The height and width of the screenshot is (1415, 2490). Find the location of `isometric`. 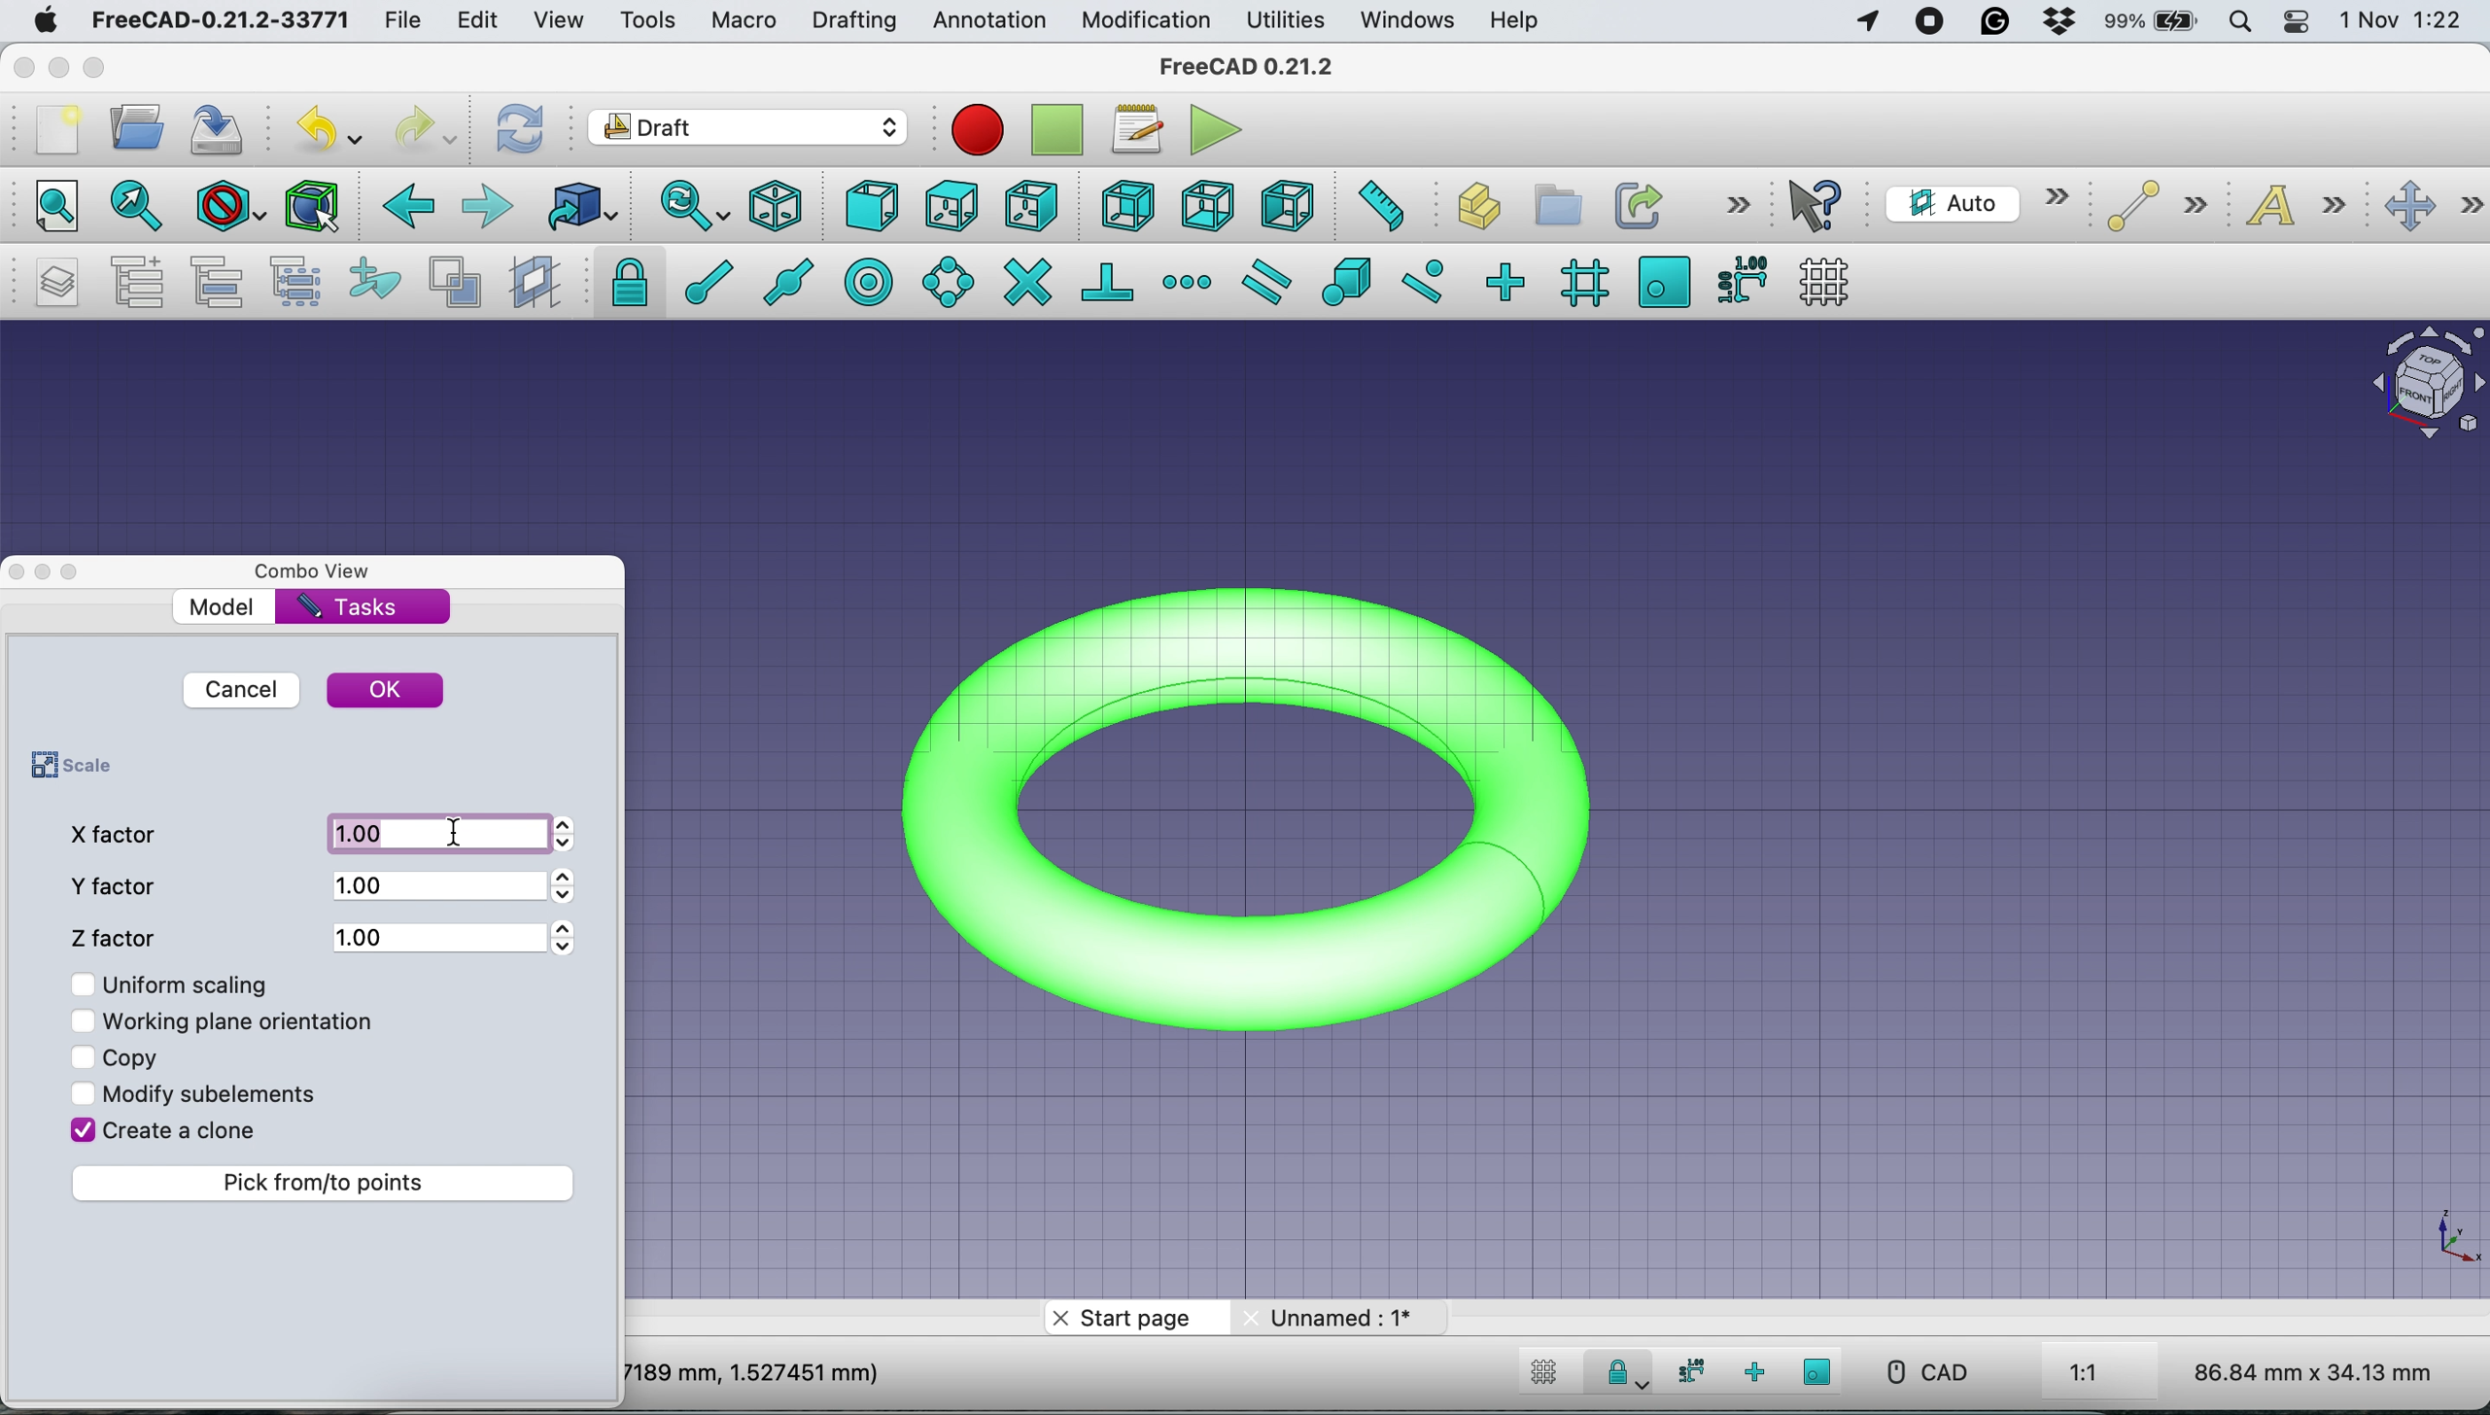

isometric is located at coordinates (778, 205).